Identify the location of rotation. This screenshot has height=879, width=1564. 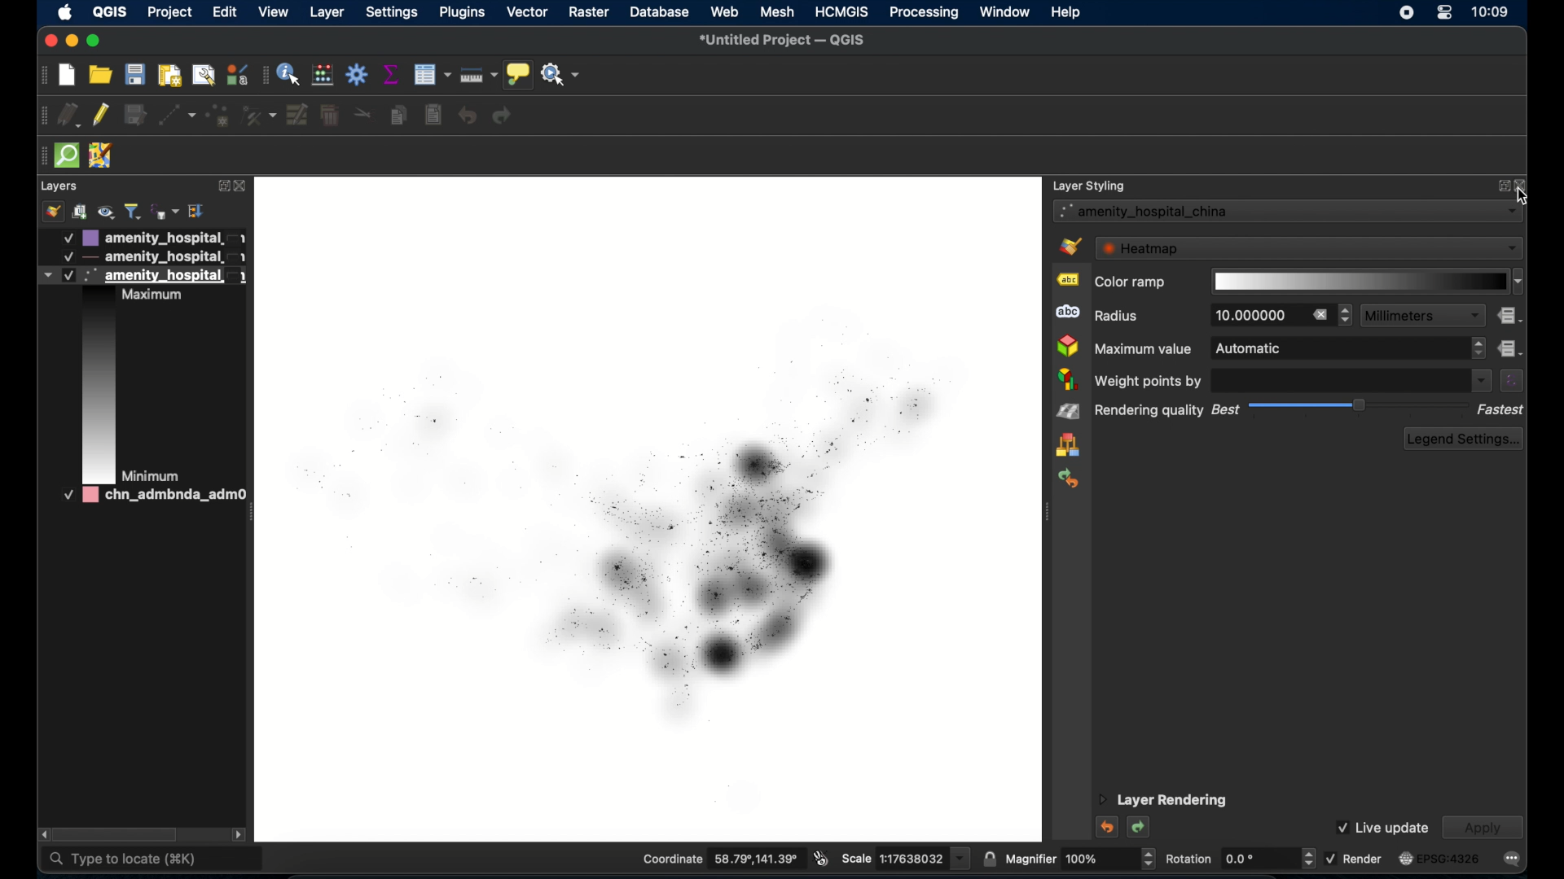
(1239, 858).